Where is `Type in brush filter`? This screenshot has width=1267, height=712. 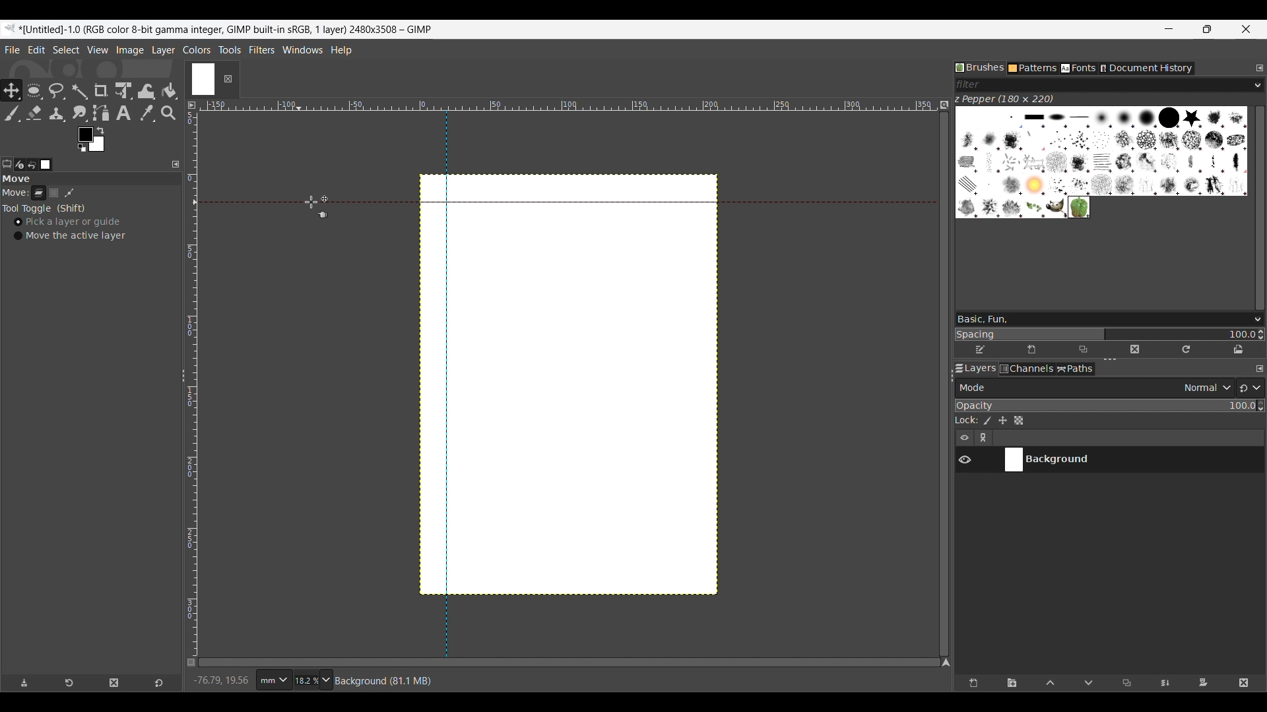 Type in brush filter is located at coordinates (1103, 85).